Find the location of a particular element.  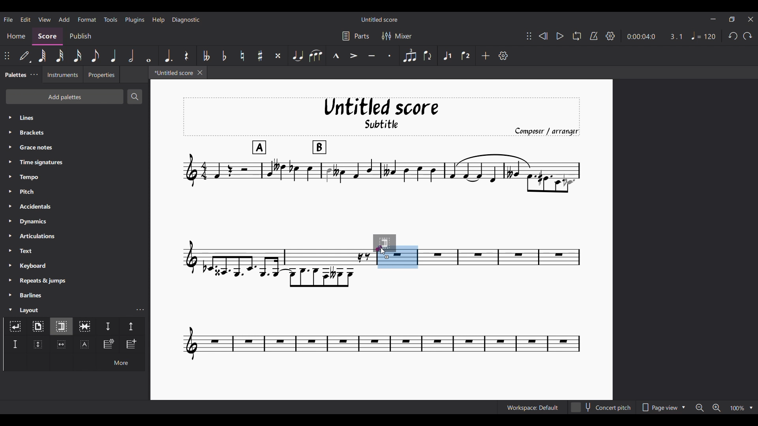

Cursor is located at coordinates (384, 251).